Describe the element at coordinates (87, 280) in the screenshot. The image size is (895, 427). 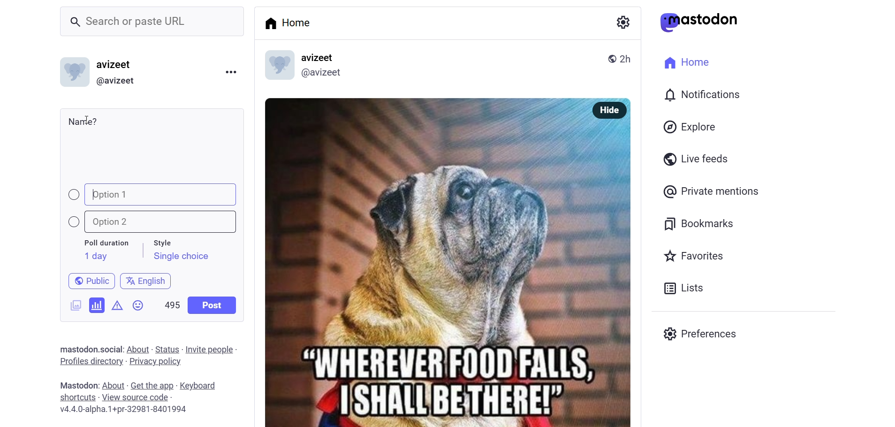
I see `public` at that location.